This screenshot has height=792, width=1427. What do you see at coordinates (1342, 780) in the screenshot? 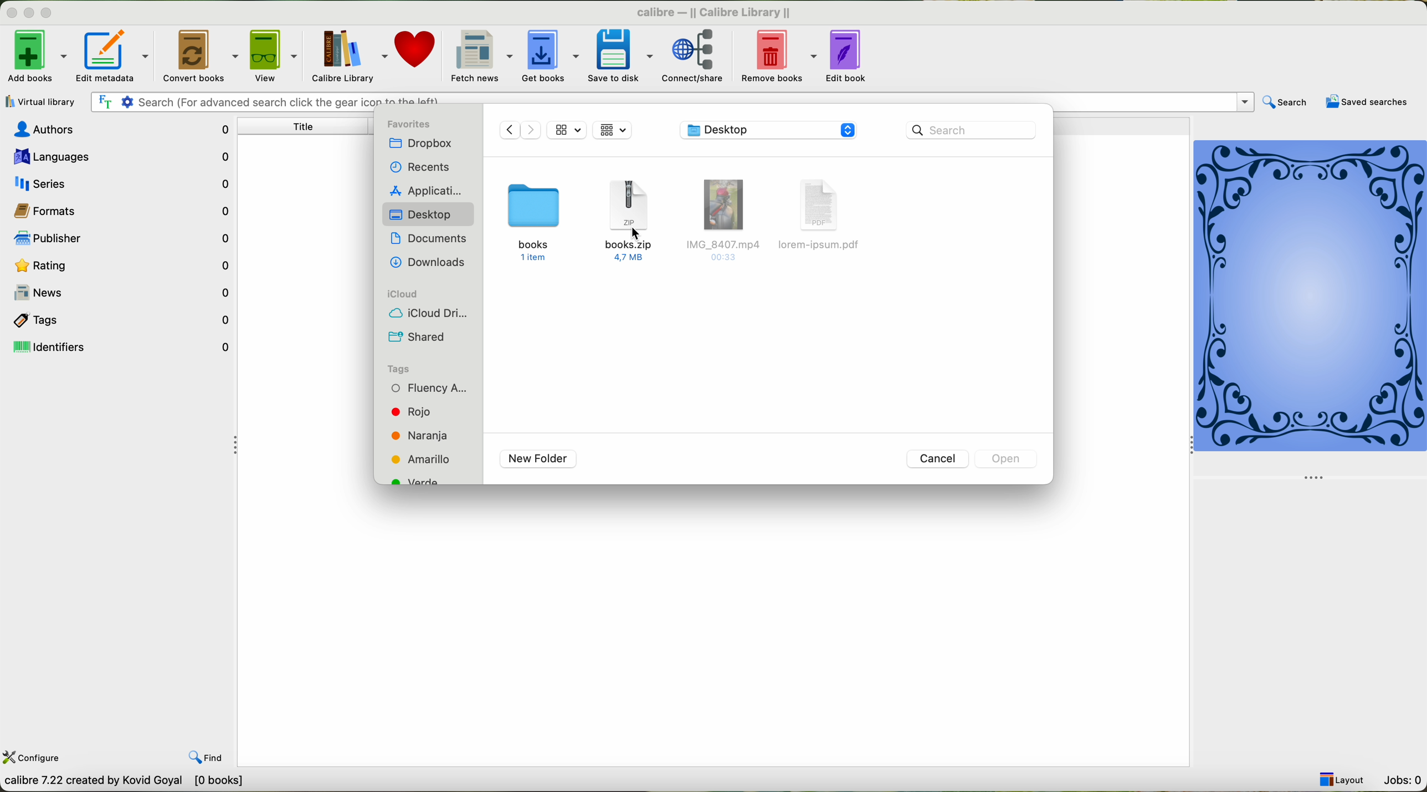
I see `layout` at bounding box center [1342, 780].